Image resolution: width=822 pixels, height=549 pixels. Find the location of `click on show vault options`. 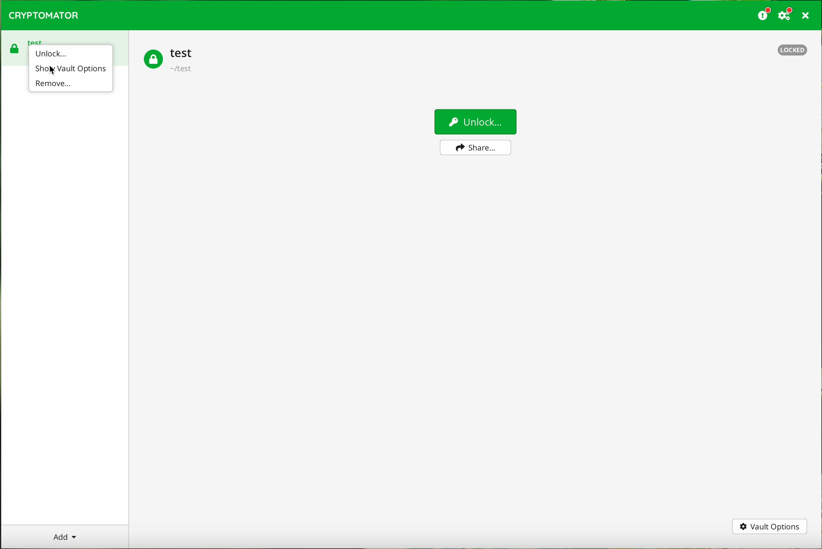

click on show vault options is located at coordinates (71, 69).